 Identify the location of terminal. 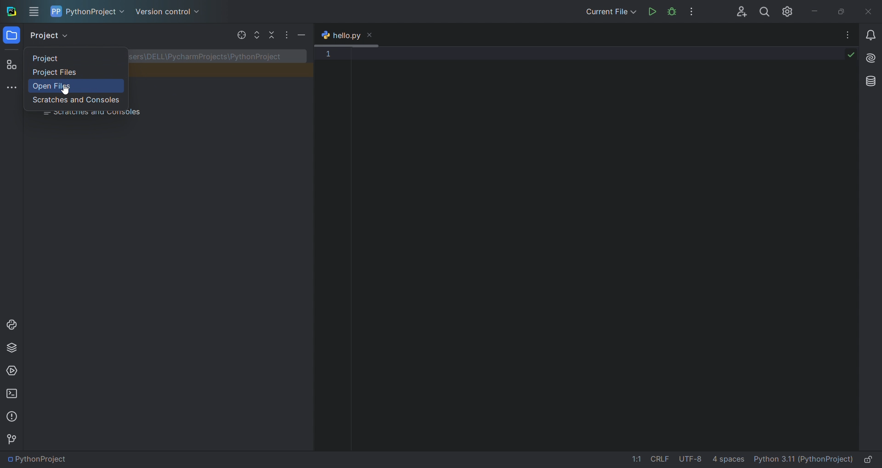
(12, 396).